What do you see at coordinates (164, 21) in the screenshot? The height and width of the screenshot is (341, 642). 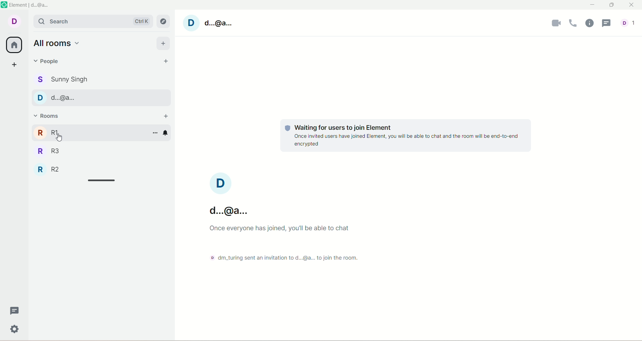 I see `explore room` at bounding box center [164, 21].